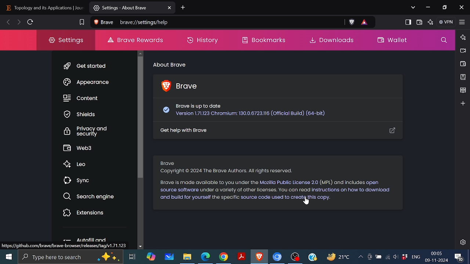 The image size is (470, 264). Describe the element at coordinates (459, 257) in the screenshot. I see `Notifications` at that location.